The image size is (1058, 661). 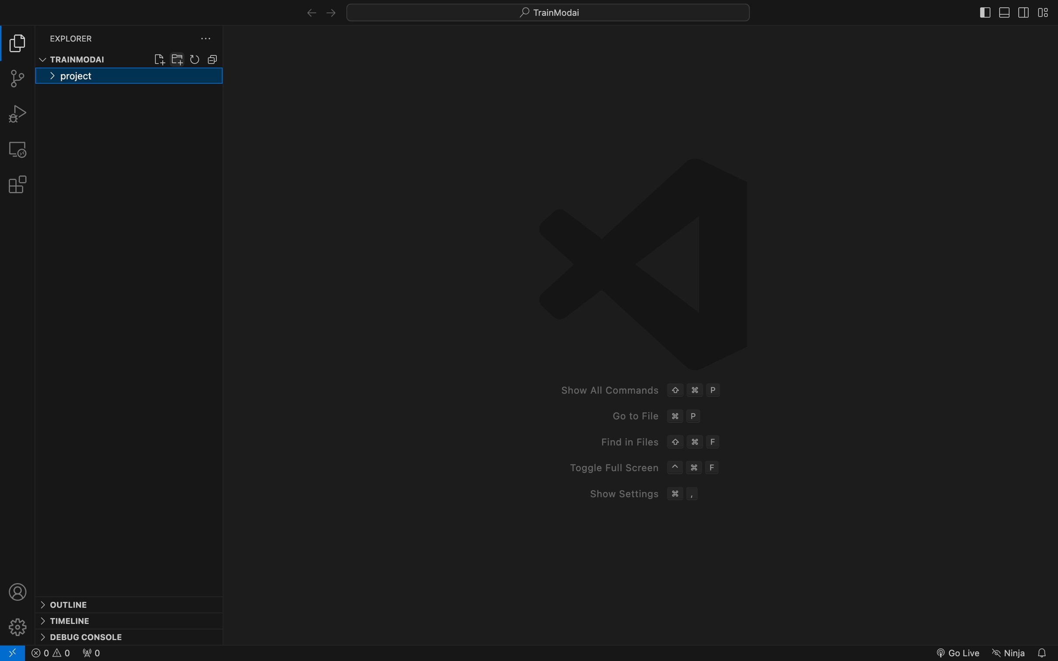 I want to click on Find in files, so click(x=655, y=442).